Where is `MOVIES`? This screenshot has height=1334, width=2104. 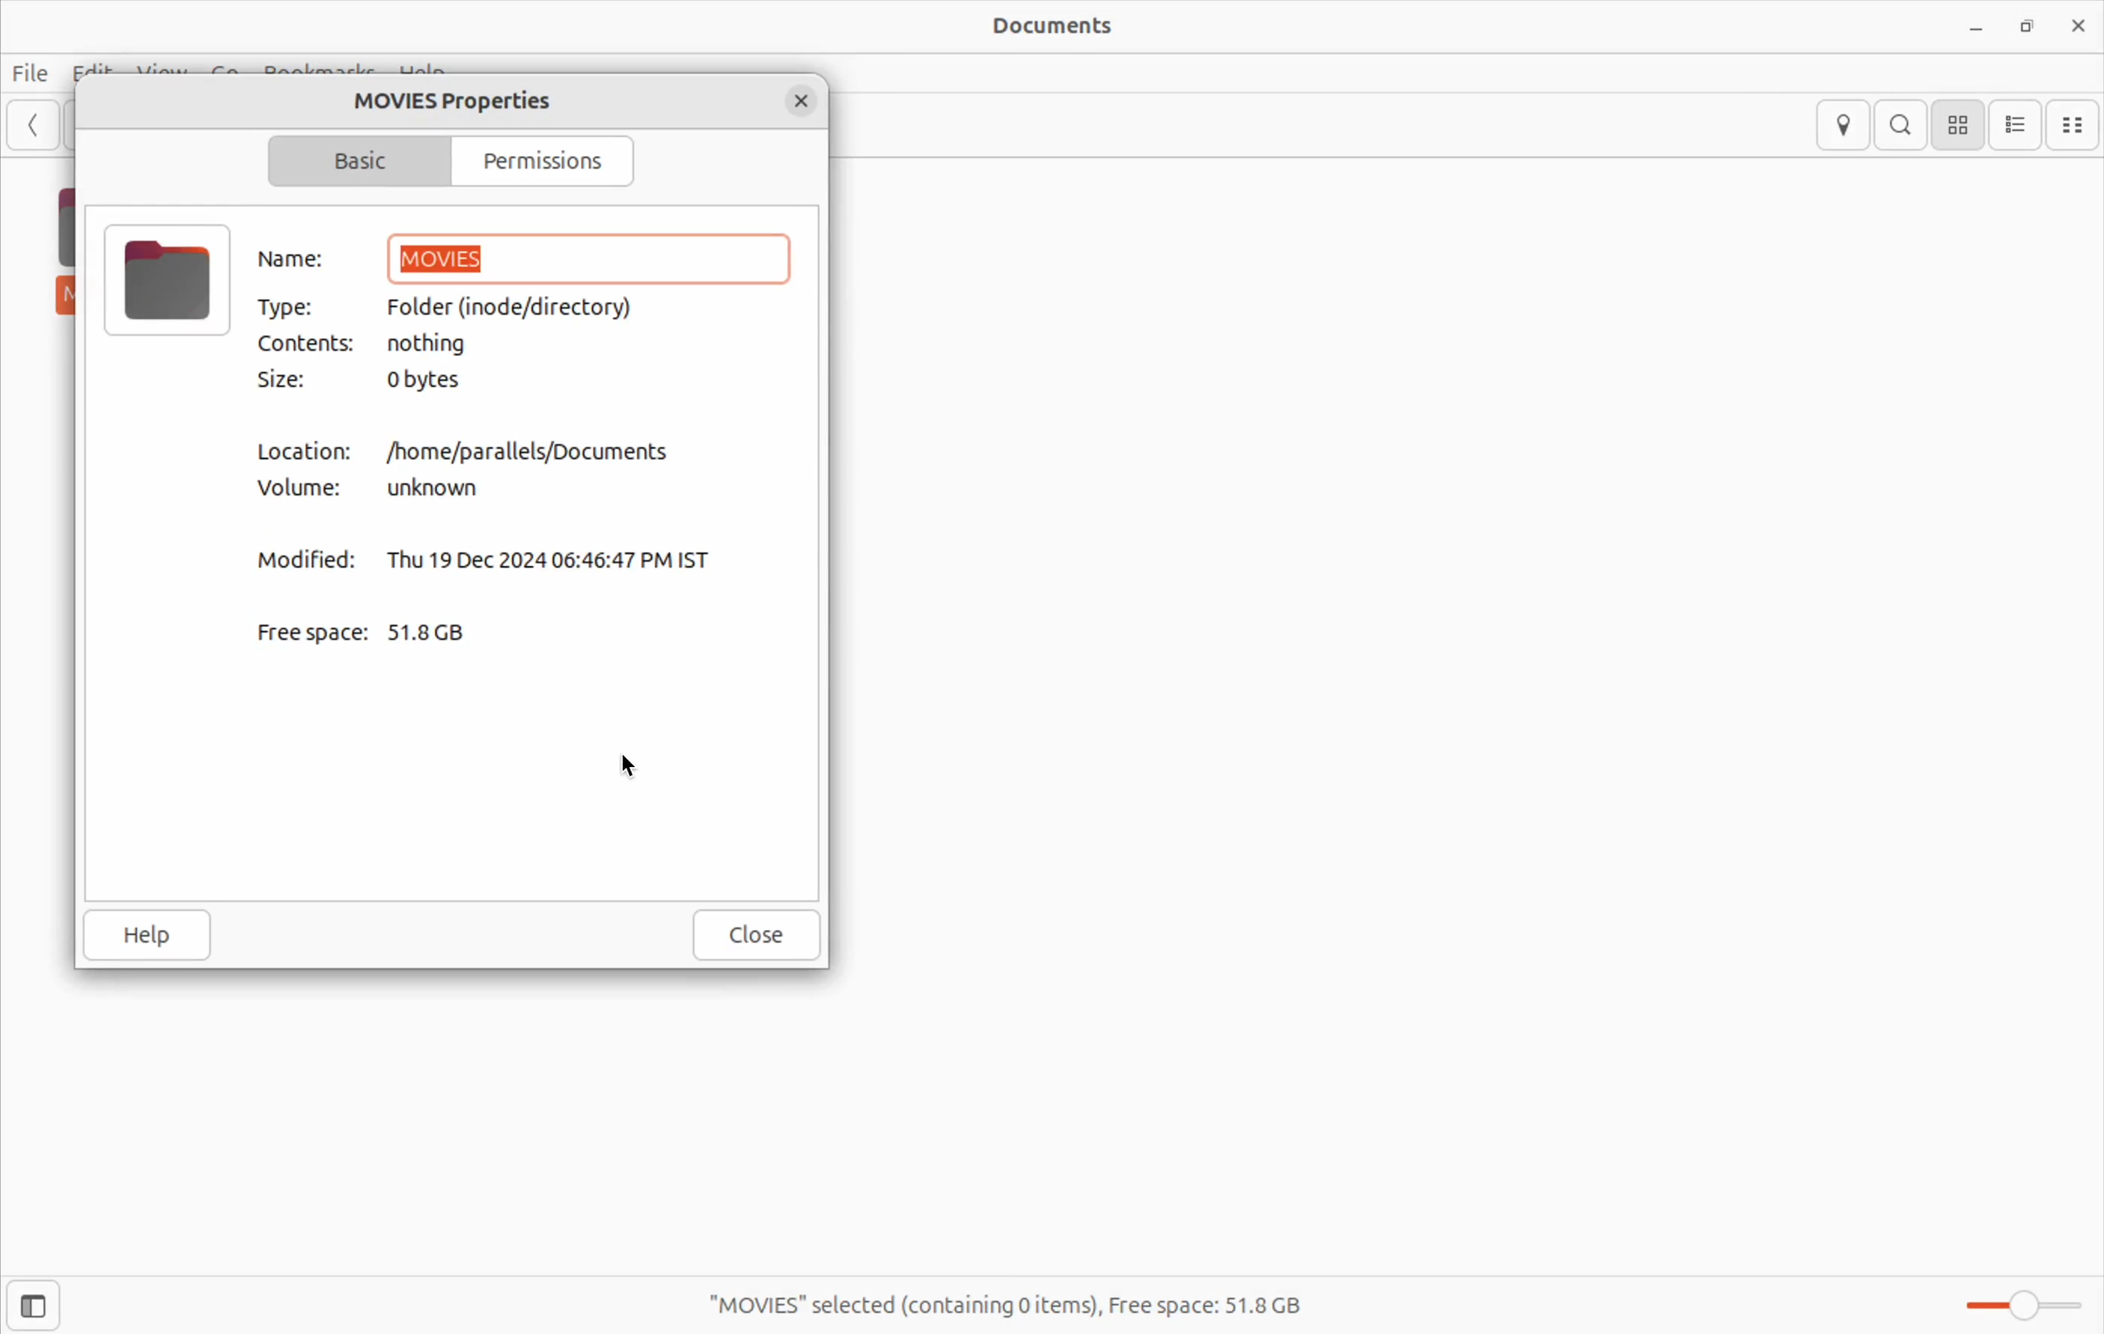
MOVIES is located at coordinates (592, 256).